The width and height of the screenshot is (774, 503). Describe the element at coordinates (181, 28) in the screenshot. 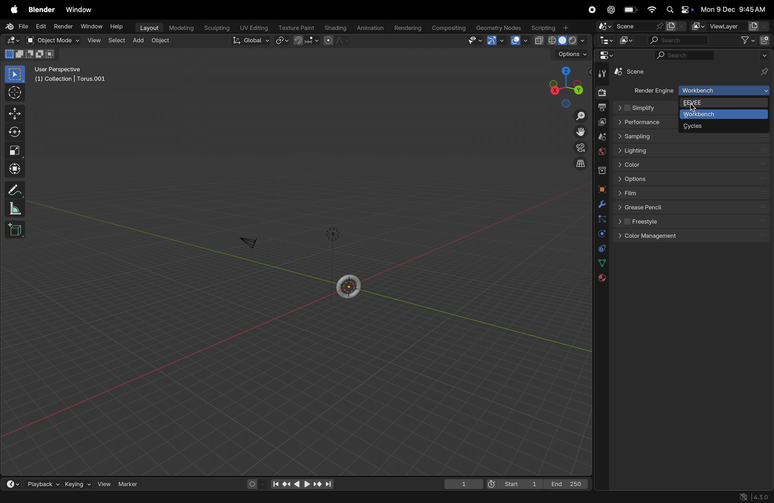

I see `modelling` at that location.